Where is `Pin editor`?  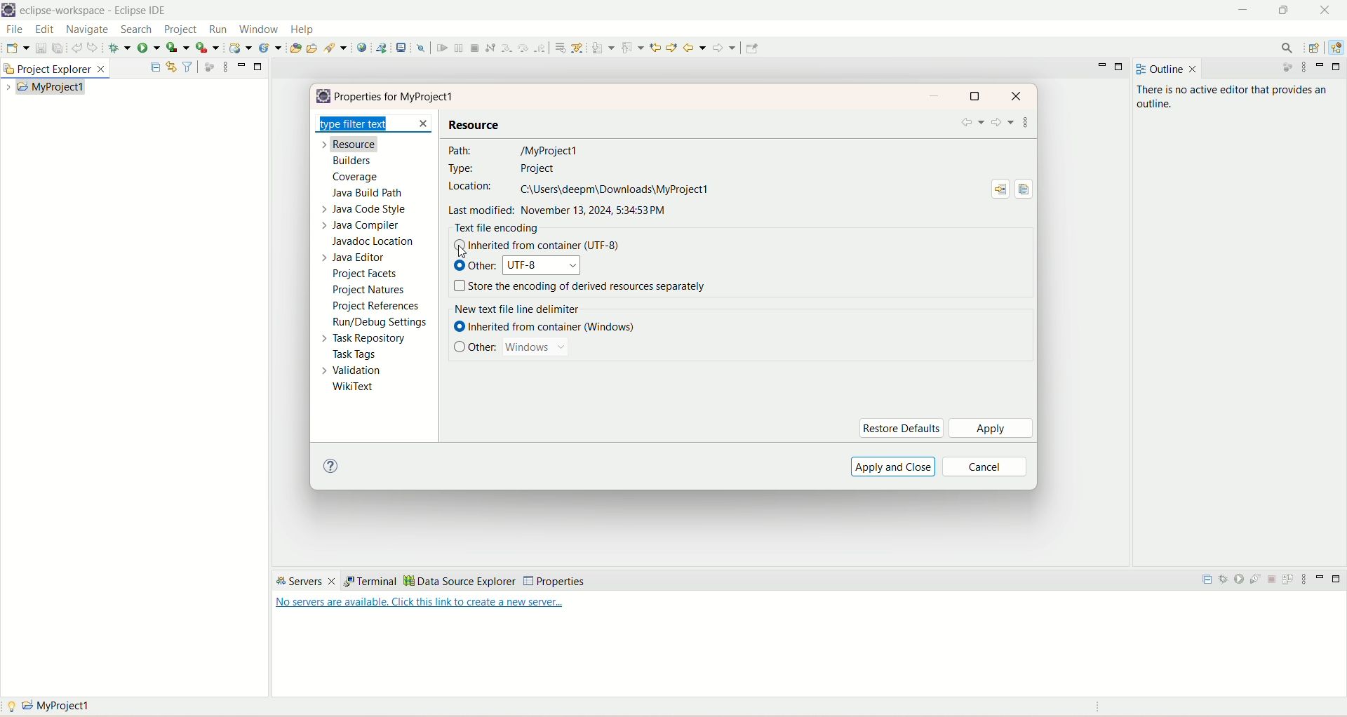
Pin editor is located at coordinates (753, 48).